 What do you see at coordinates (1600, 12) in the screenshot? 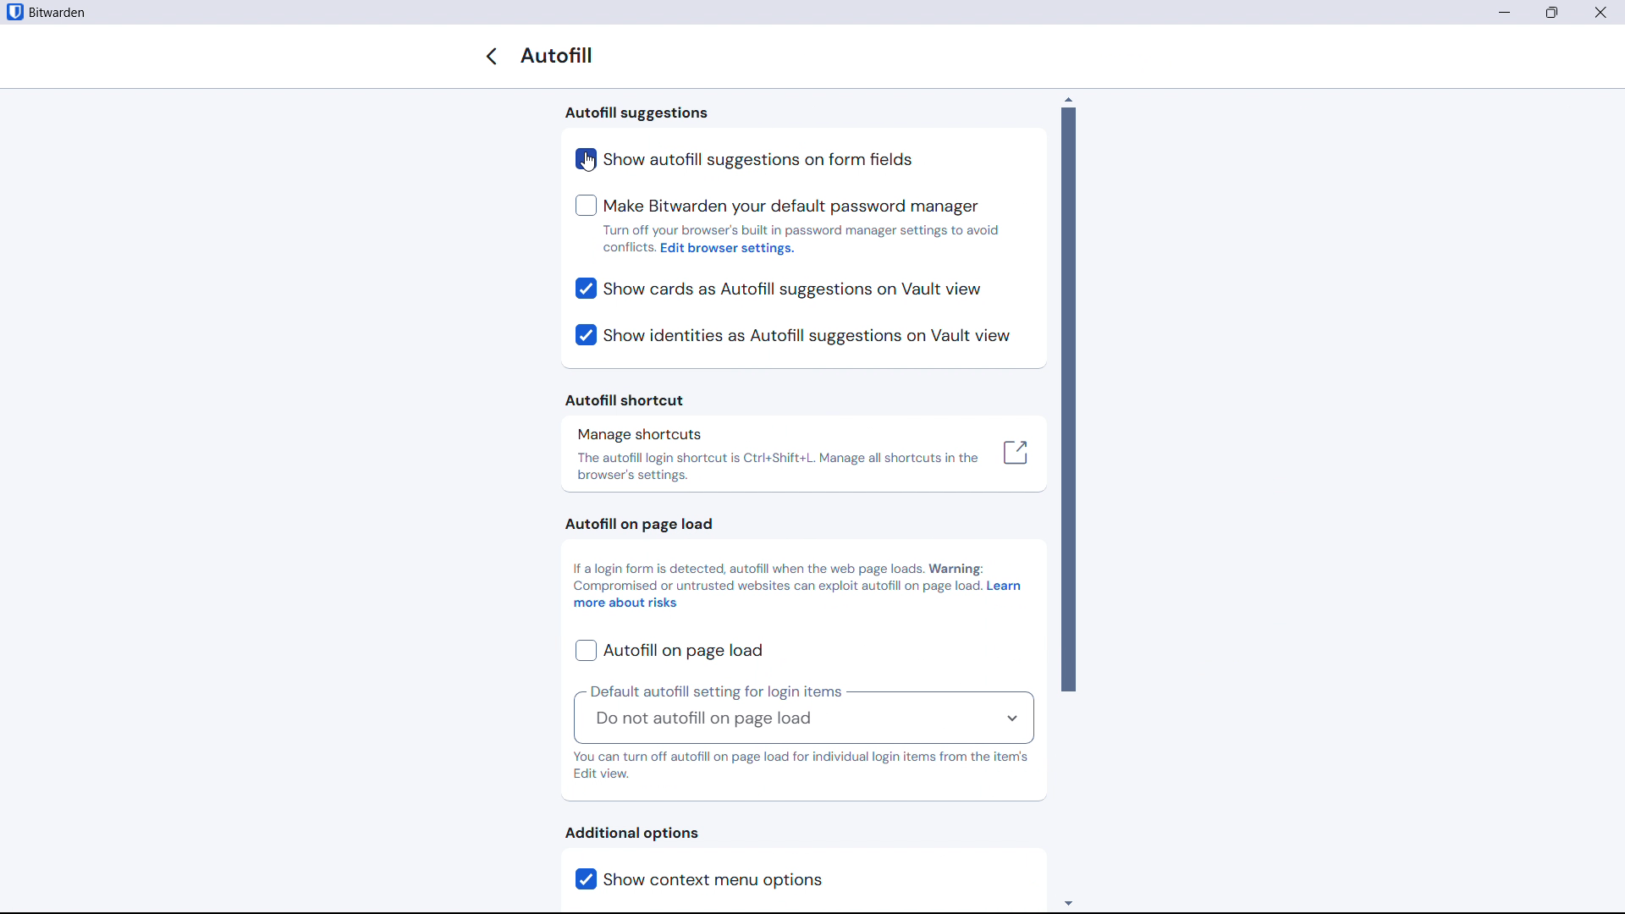
I see `close ` at bounding box center [1600, 12].